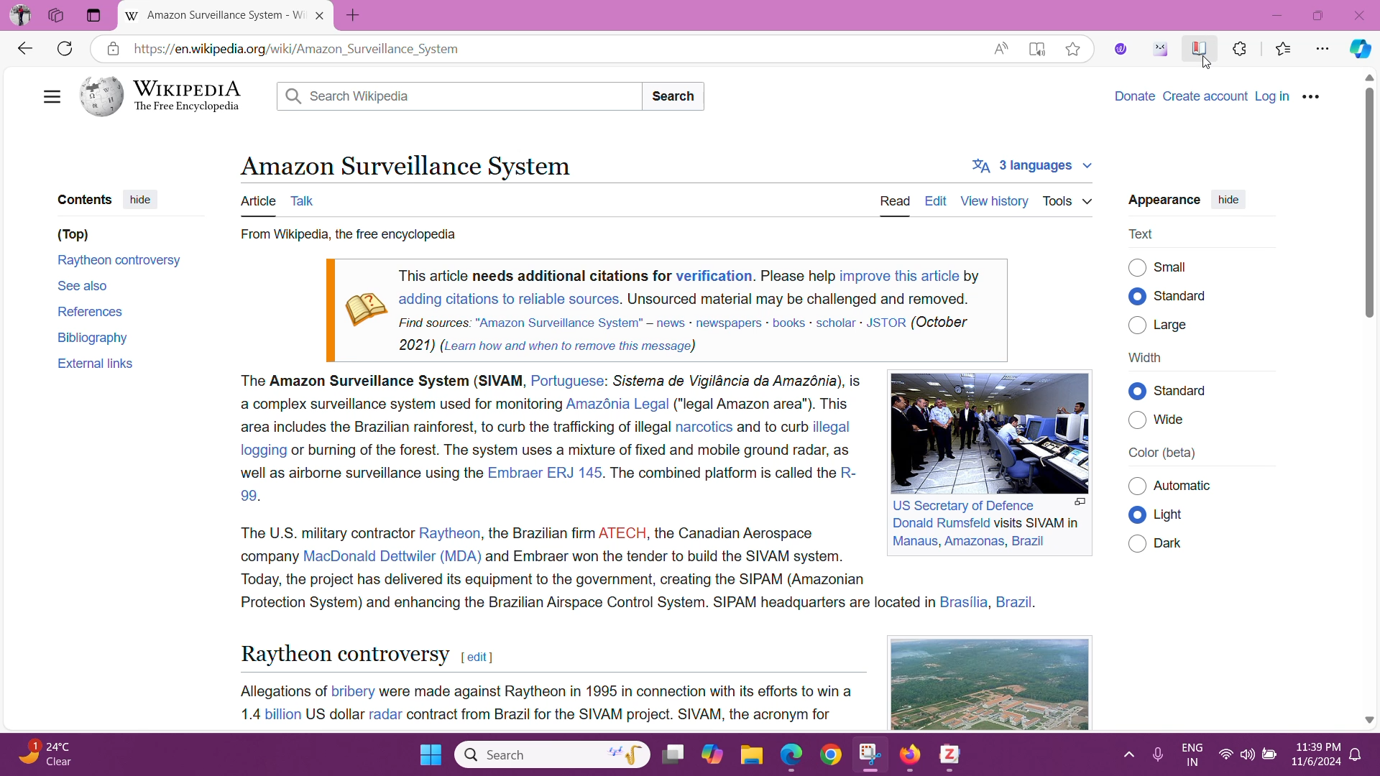 Image resolution: width=1380 pixels, height=776 pixels. Describe the element at coordinates (344, 654) in the screenshot. I see `Raytheon controversy` at that location.